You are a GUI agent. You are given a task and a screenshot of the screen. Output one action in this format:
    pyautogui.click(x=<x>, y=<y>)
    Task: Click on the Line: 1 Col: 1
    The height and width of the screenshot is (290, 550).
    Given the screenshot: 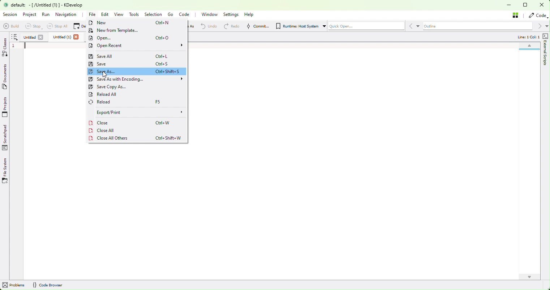 What is the action you would take?
    pyautogui.click(x=528, y=37)
    